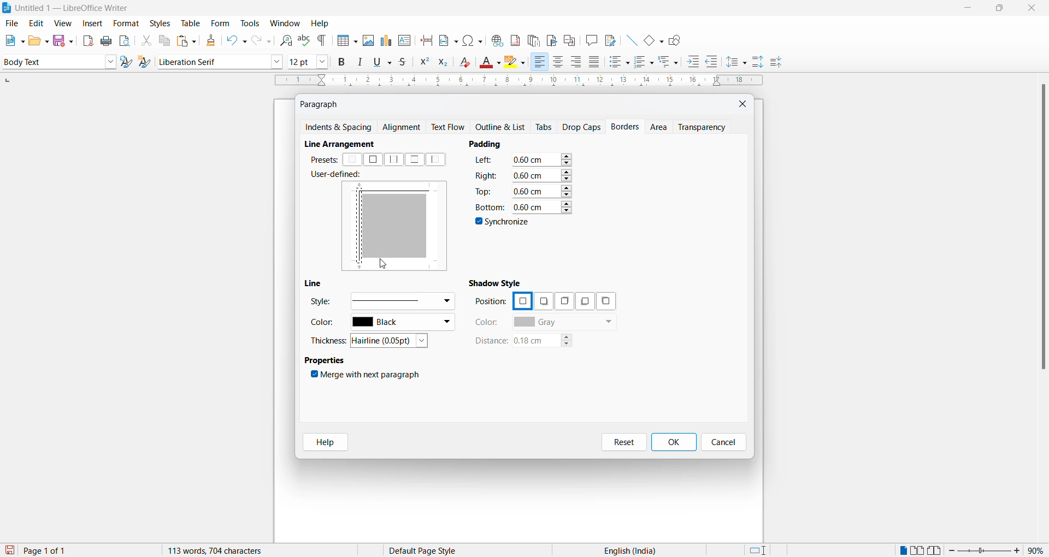 The width and height of the screenshot is (1049, 557). What do you see at coordinates (532, 39) in the screenshot?
I see `insert endnote` at bounding box center [532, 39].